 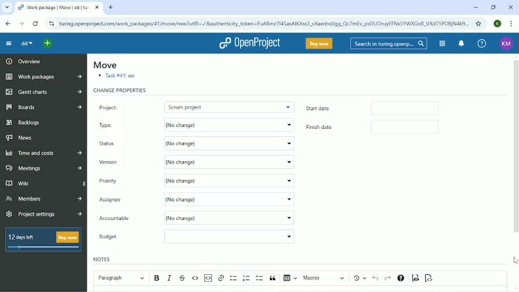 I want to click on Text formatting help, so click(x=401, y=279).